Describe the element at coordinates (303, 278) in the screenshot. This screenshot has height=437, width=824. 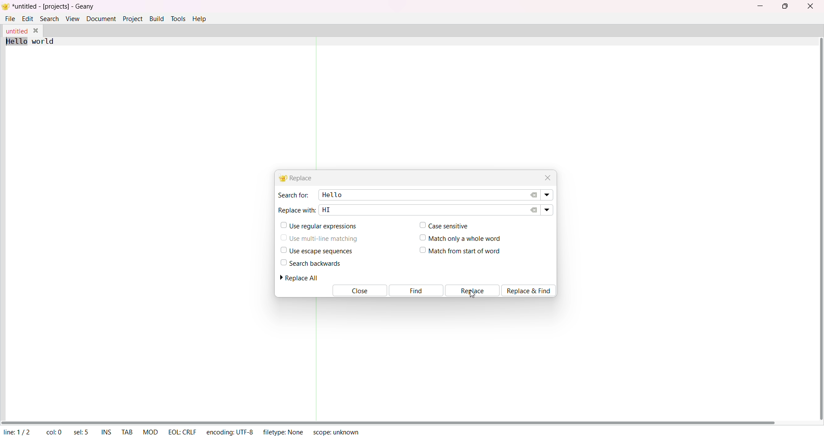
I see `replace all` at that location.